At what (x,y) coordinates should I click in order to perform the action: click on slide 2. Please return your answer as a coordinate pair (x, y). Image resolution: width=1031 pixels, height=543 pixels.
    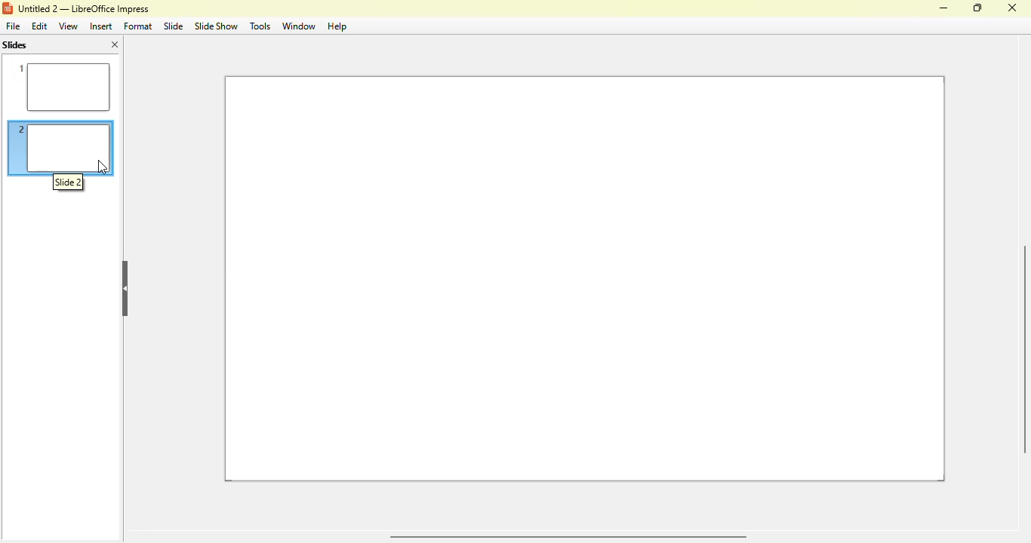
    Looking at the image, I should click on (61, 137).